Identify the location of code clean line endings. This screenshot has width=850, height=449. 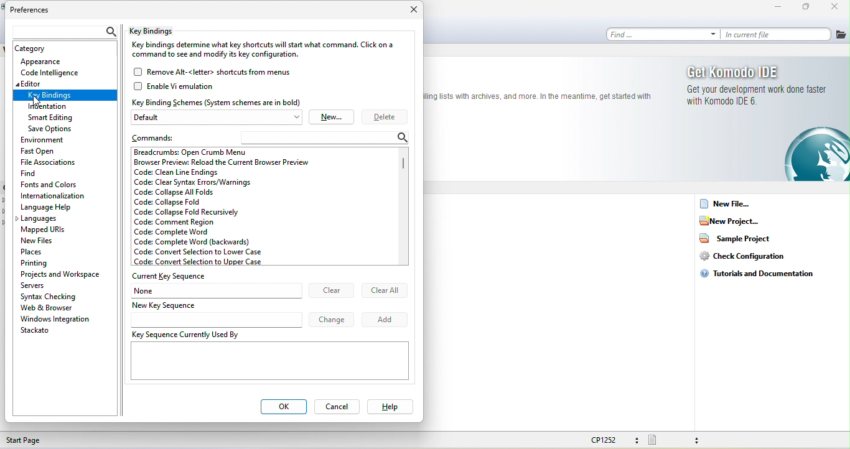
(178, 173).